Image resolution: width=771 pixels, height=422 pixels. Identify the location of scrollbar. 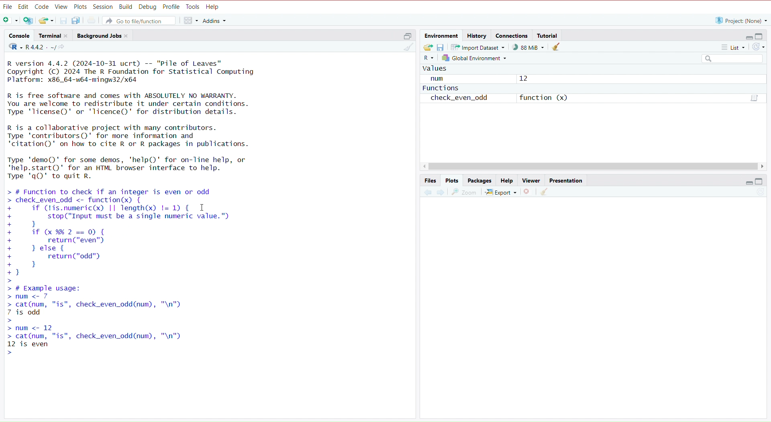
(594, 167).